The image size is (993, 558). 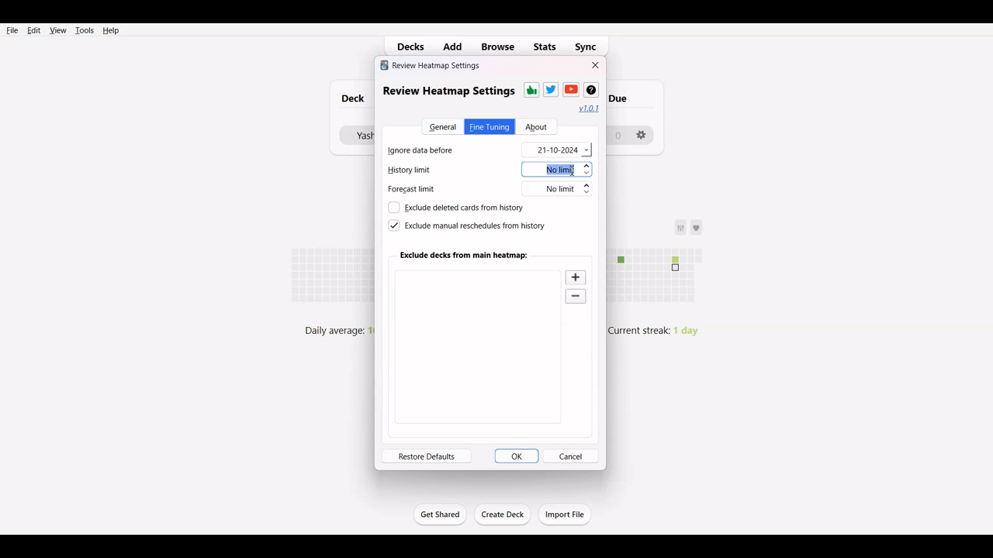 What do you see at coordinates (642, 131) in the screenshot?
I see `settings` at bounding box center [642, 131].